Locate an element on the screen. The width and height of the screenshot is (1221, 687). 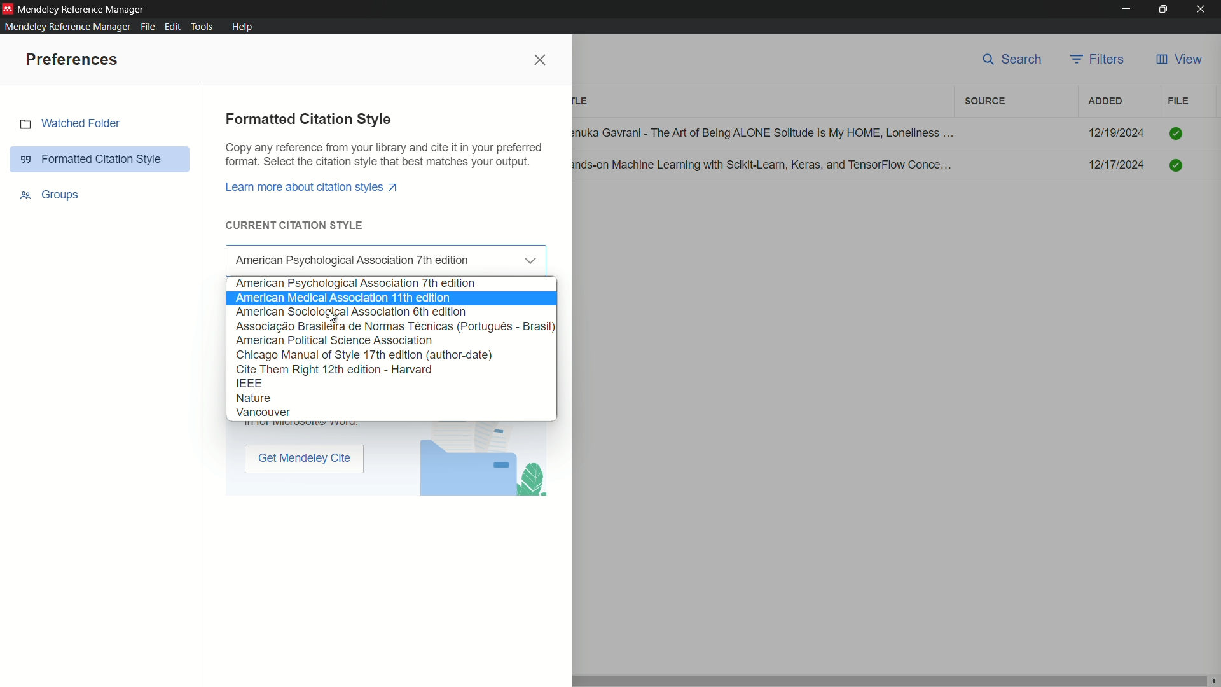
12/19/2024 is located at coordinates (1117, 133).